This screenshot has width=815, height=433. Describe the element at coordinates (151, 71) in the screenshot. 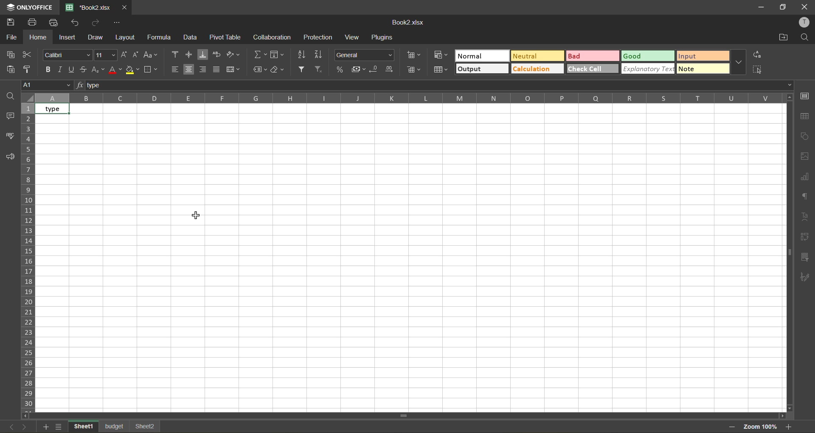

I see `borders` at that location.